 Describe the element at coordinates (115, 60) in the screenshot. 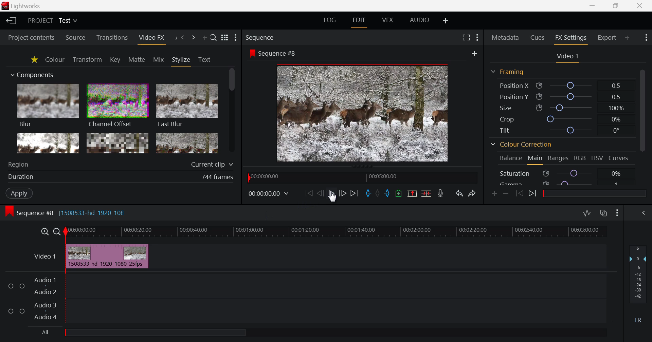

I see `Key` at that location.